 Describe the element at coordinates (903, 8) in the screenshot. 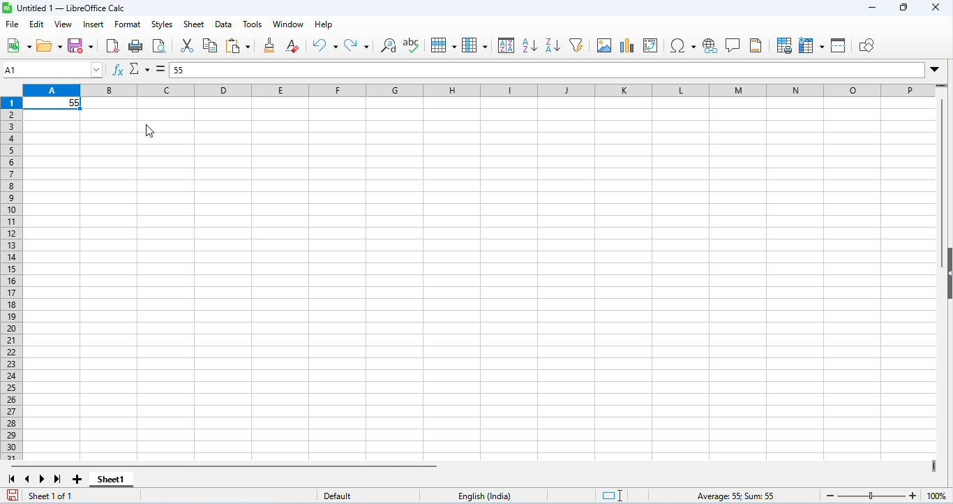

I see `maximize` at that location.